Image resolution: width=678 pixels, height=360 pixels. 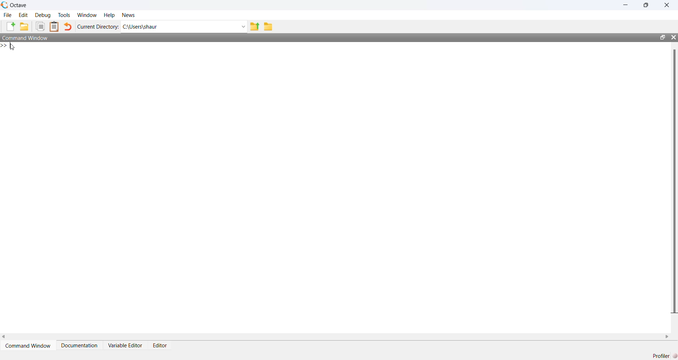 What do you see at coordinates (25, 37) in the screenshot?
I see `Command Window` at bounding box center [25, 37].